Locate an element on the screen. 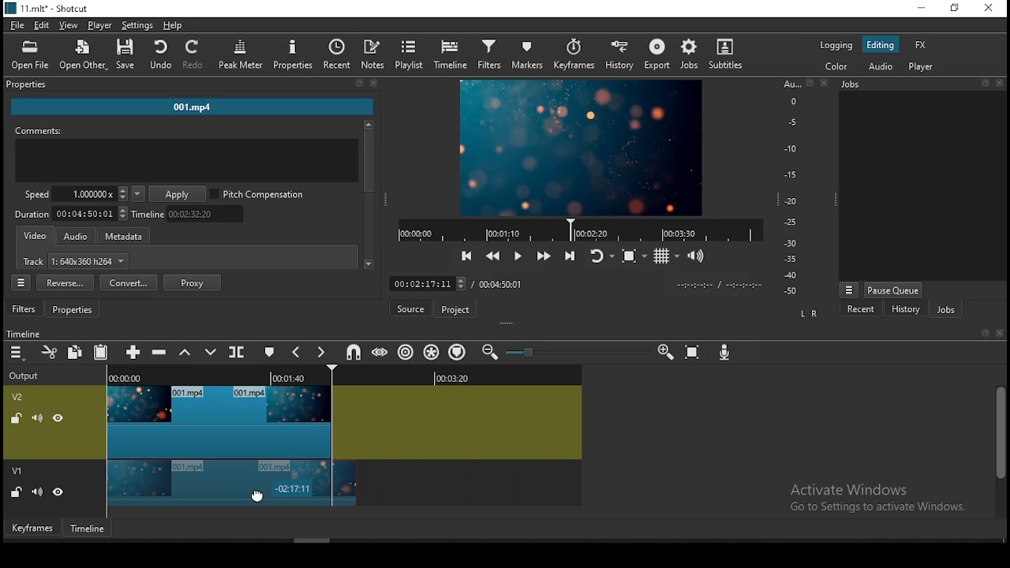  markers is located at coordinates (530, 55).